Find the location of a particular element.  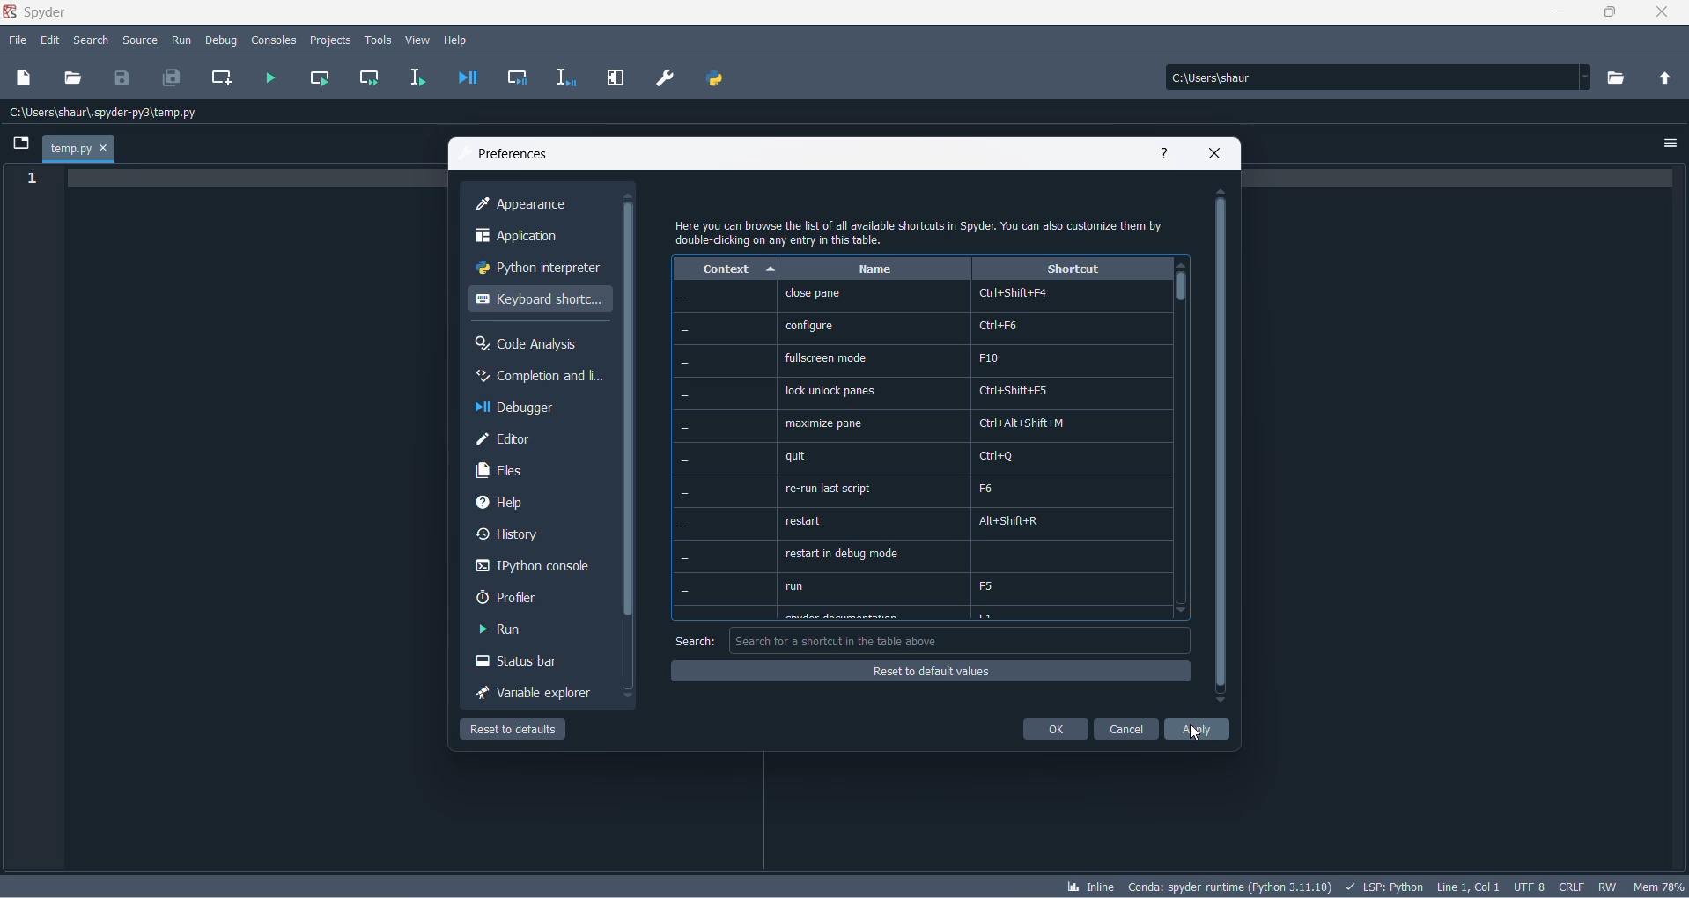

‘maximize pane is located at coordinates (822, 423).